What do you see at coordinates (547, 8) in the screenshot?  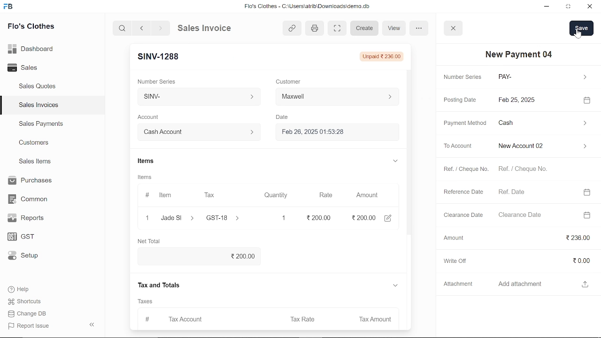 I see `minimize` at bounding box center [547, 8].